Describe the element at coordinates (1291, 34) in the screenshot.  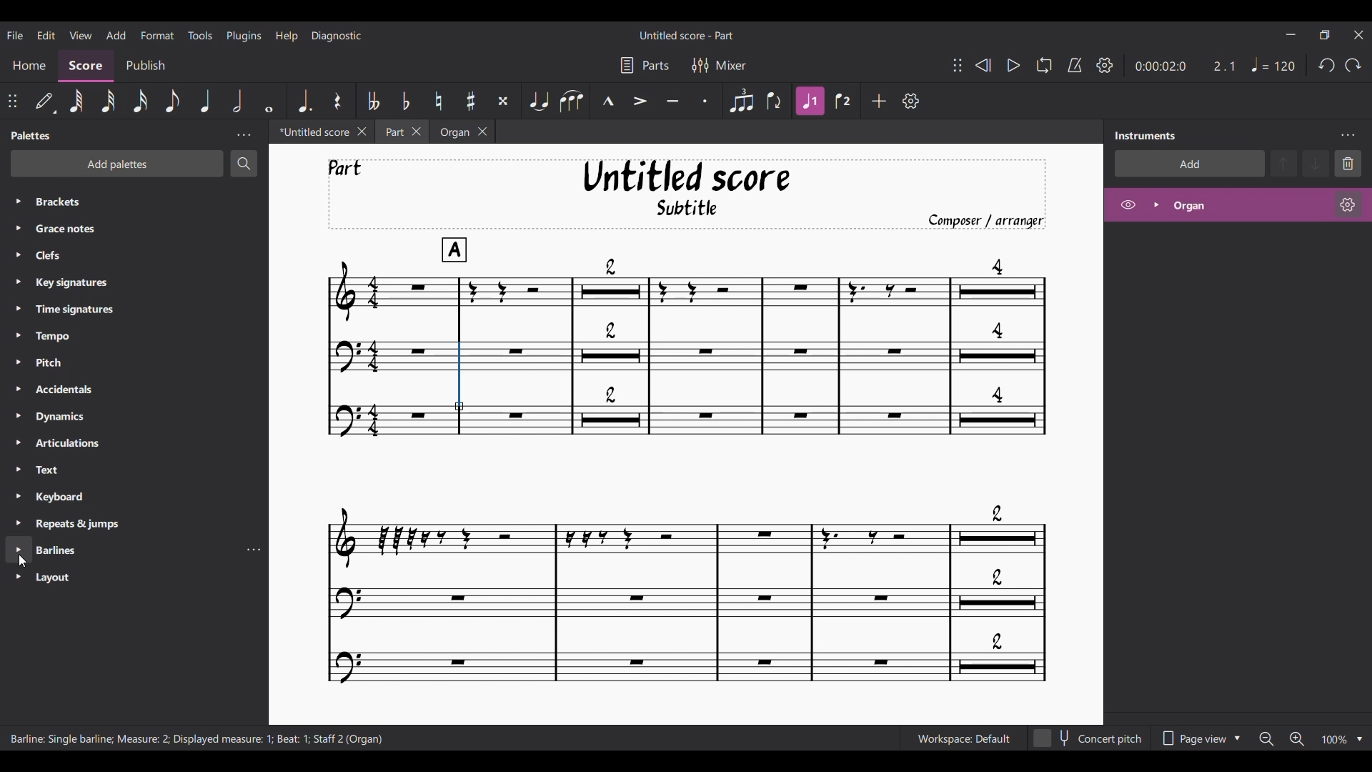
I see `Minimize` at that location.